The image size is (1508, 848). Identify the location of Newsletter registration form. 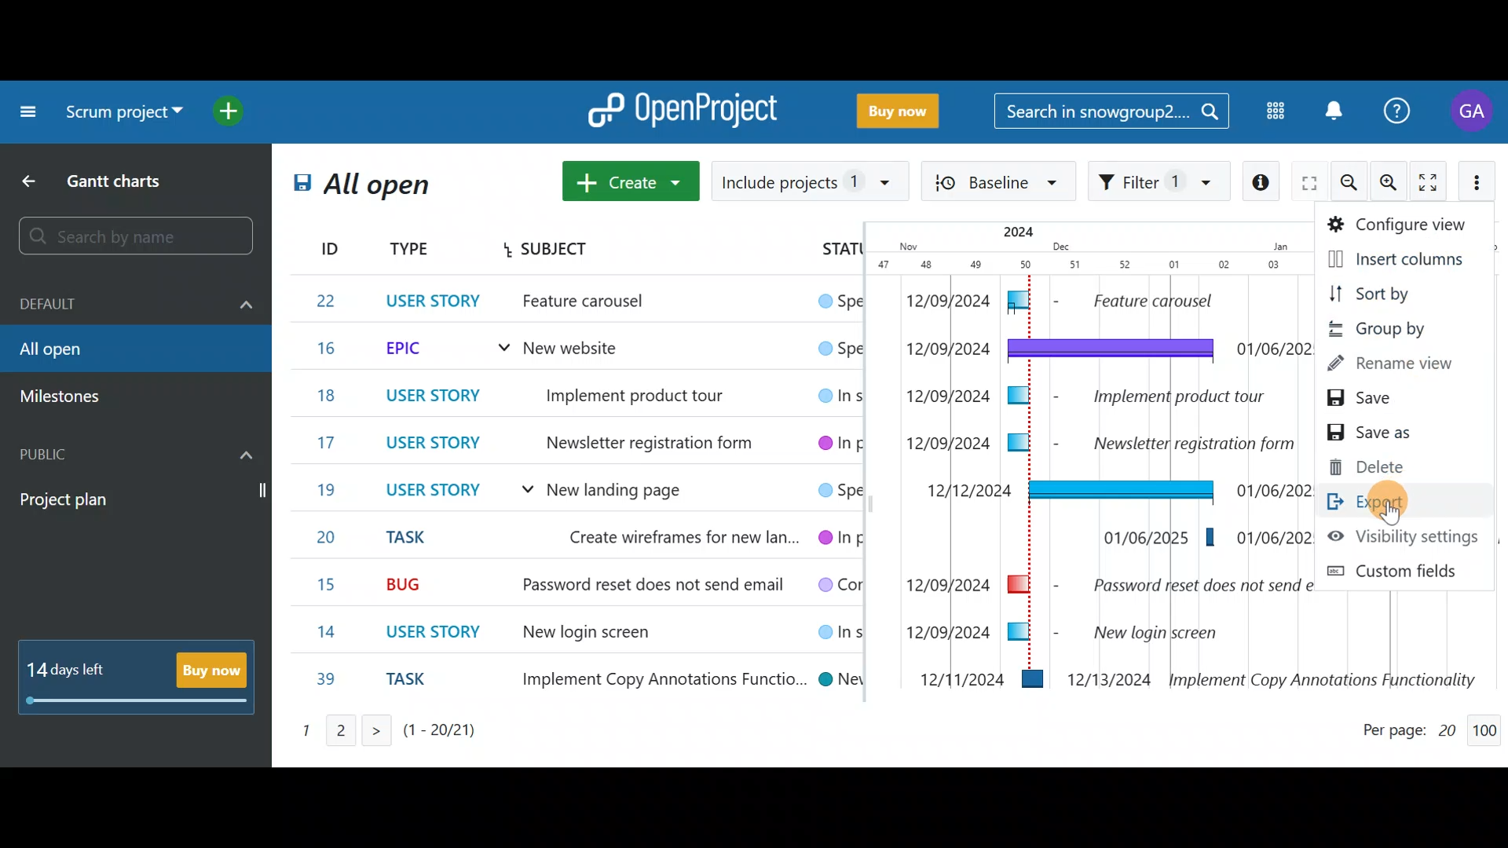
(650, 440).